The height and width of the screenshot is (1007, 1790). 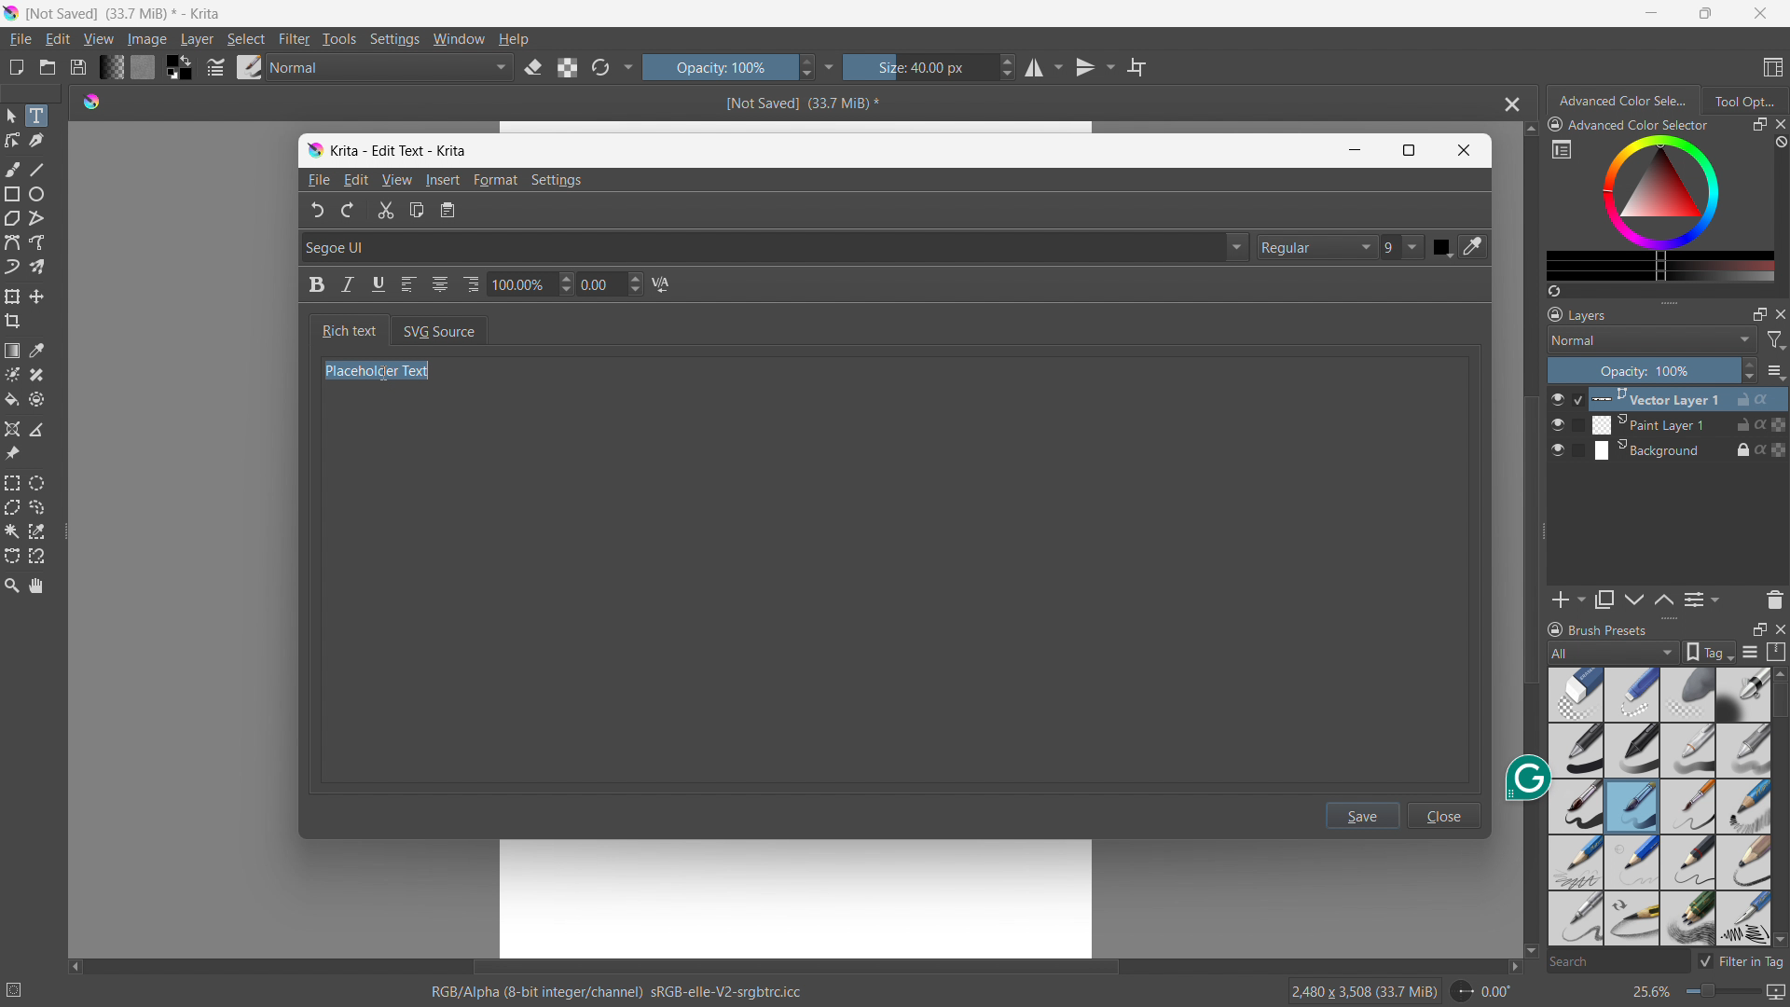 I want to click on scroll up, so click(x=1529, y=130).